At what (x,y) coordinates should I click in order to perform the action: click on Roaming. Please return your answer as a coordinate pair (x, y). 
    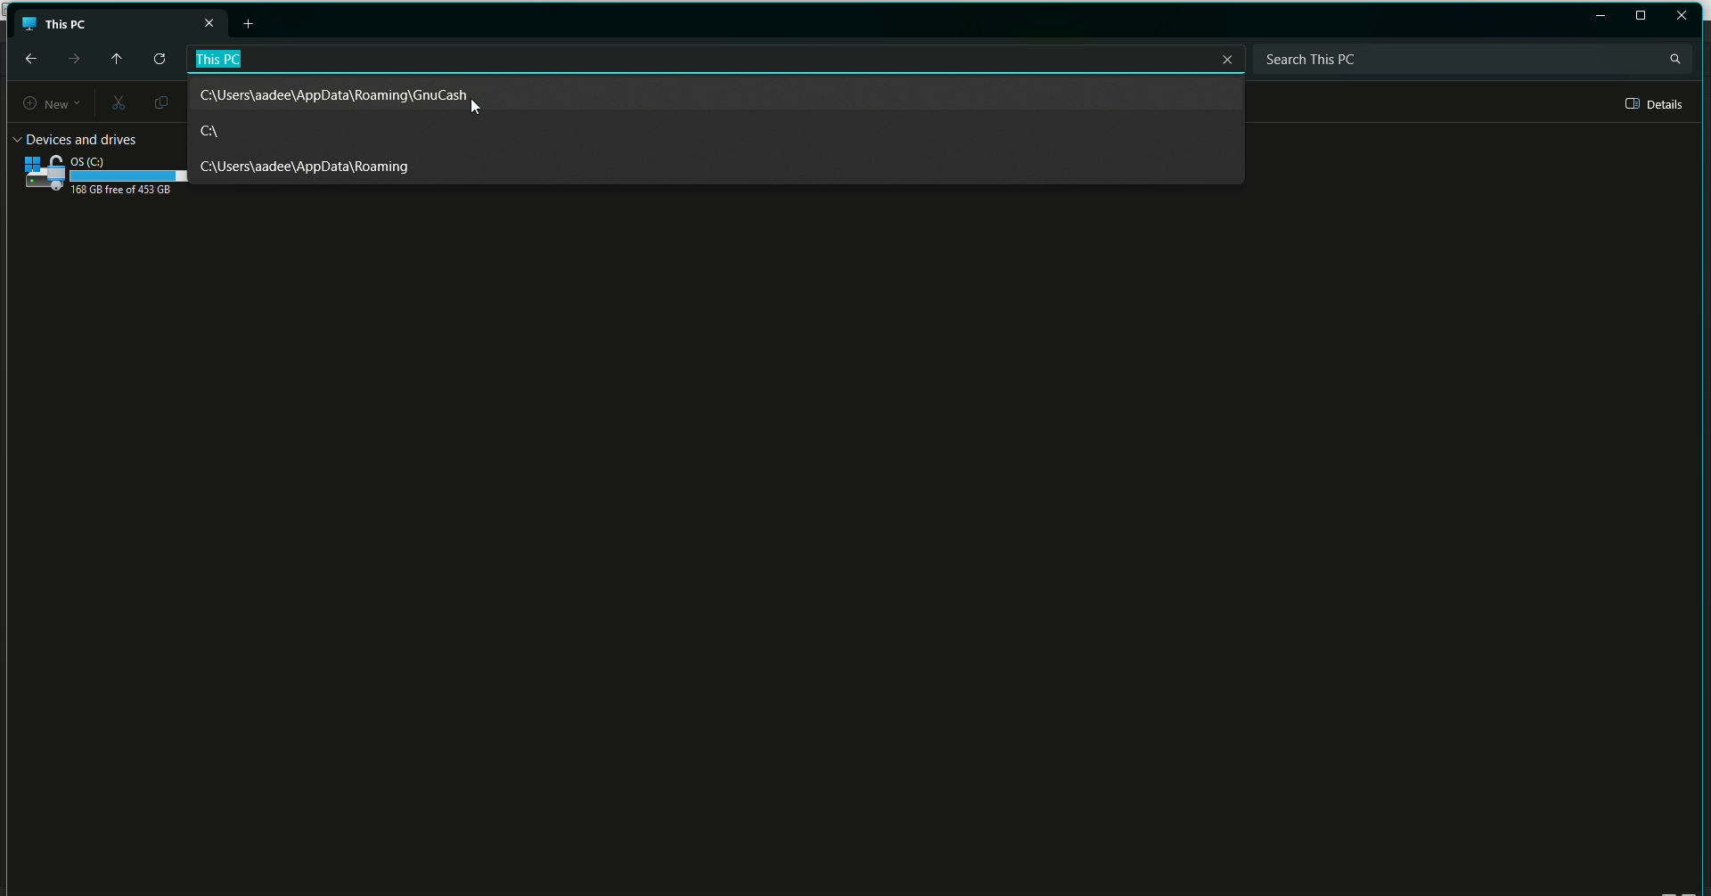
    Looking at the image, I should click on (304, 167).